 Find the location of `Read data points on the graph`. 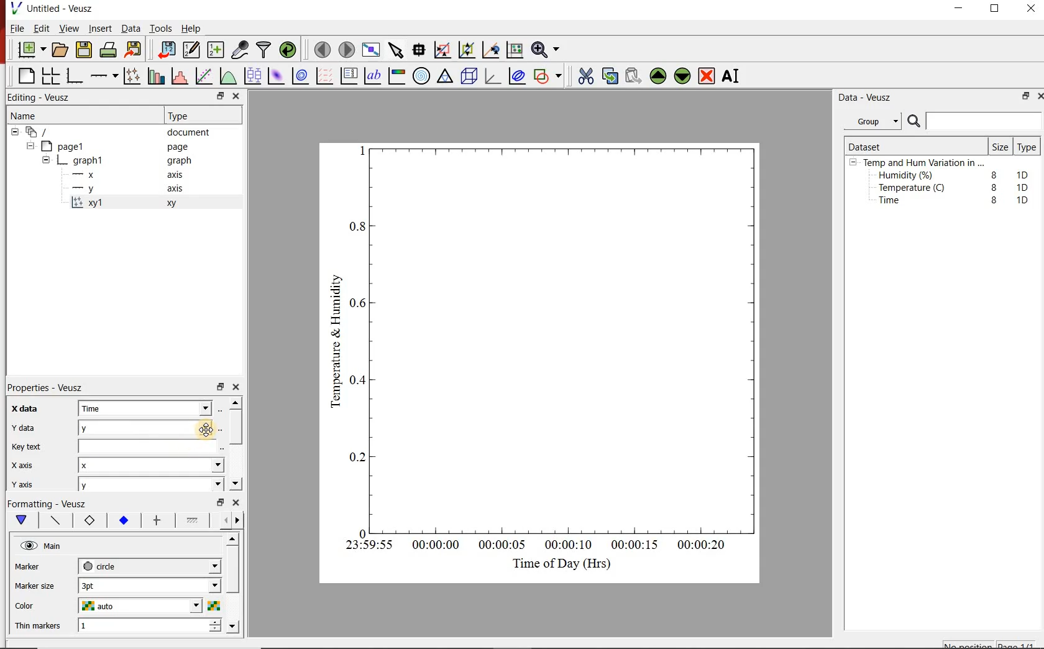

Read data points on the graph is located at coordinates (420, 50).